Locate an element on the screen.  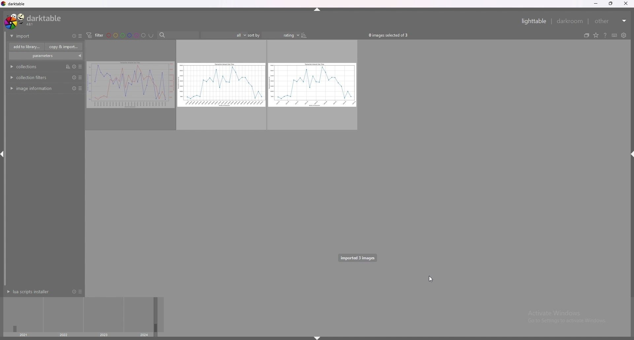
time selector is located at coordinates (104, 315).